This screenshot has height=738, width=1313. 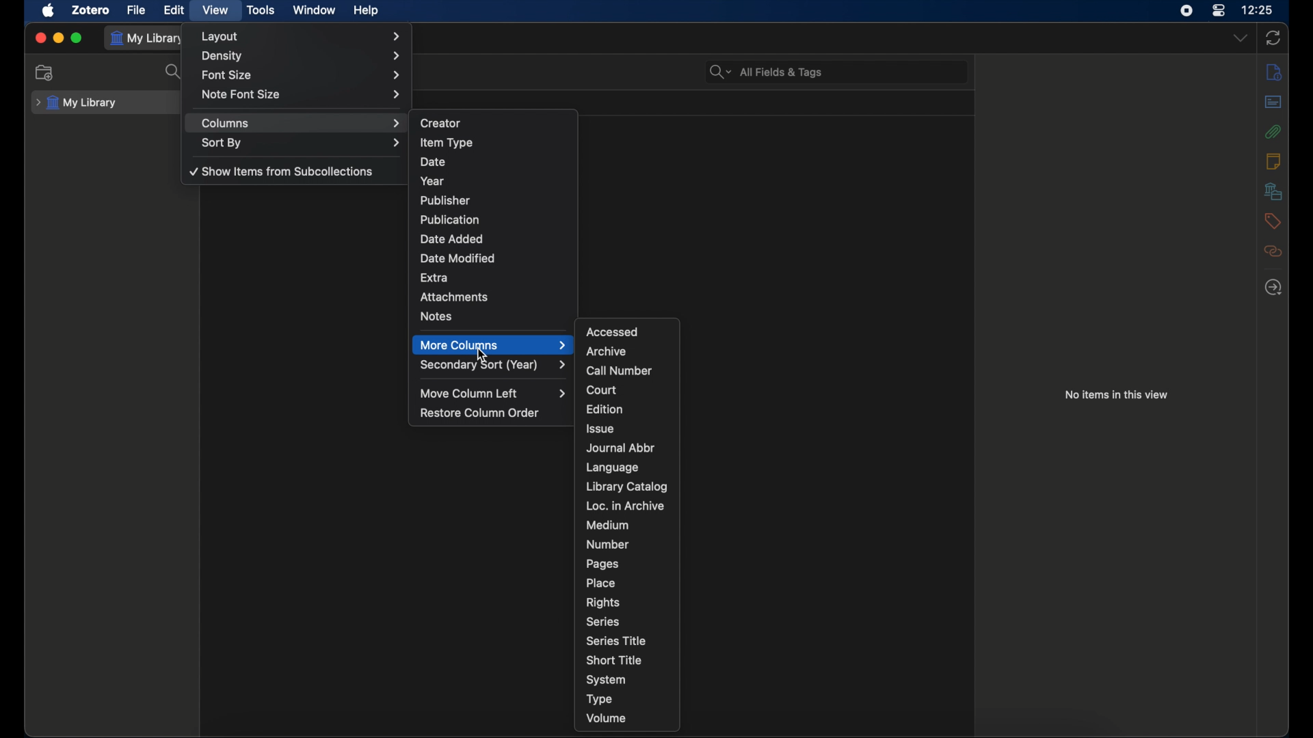 I want to click on density, so click(x=302, y=56).